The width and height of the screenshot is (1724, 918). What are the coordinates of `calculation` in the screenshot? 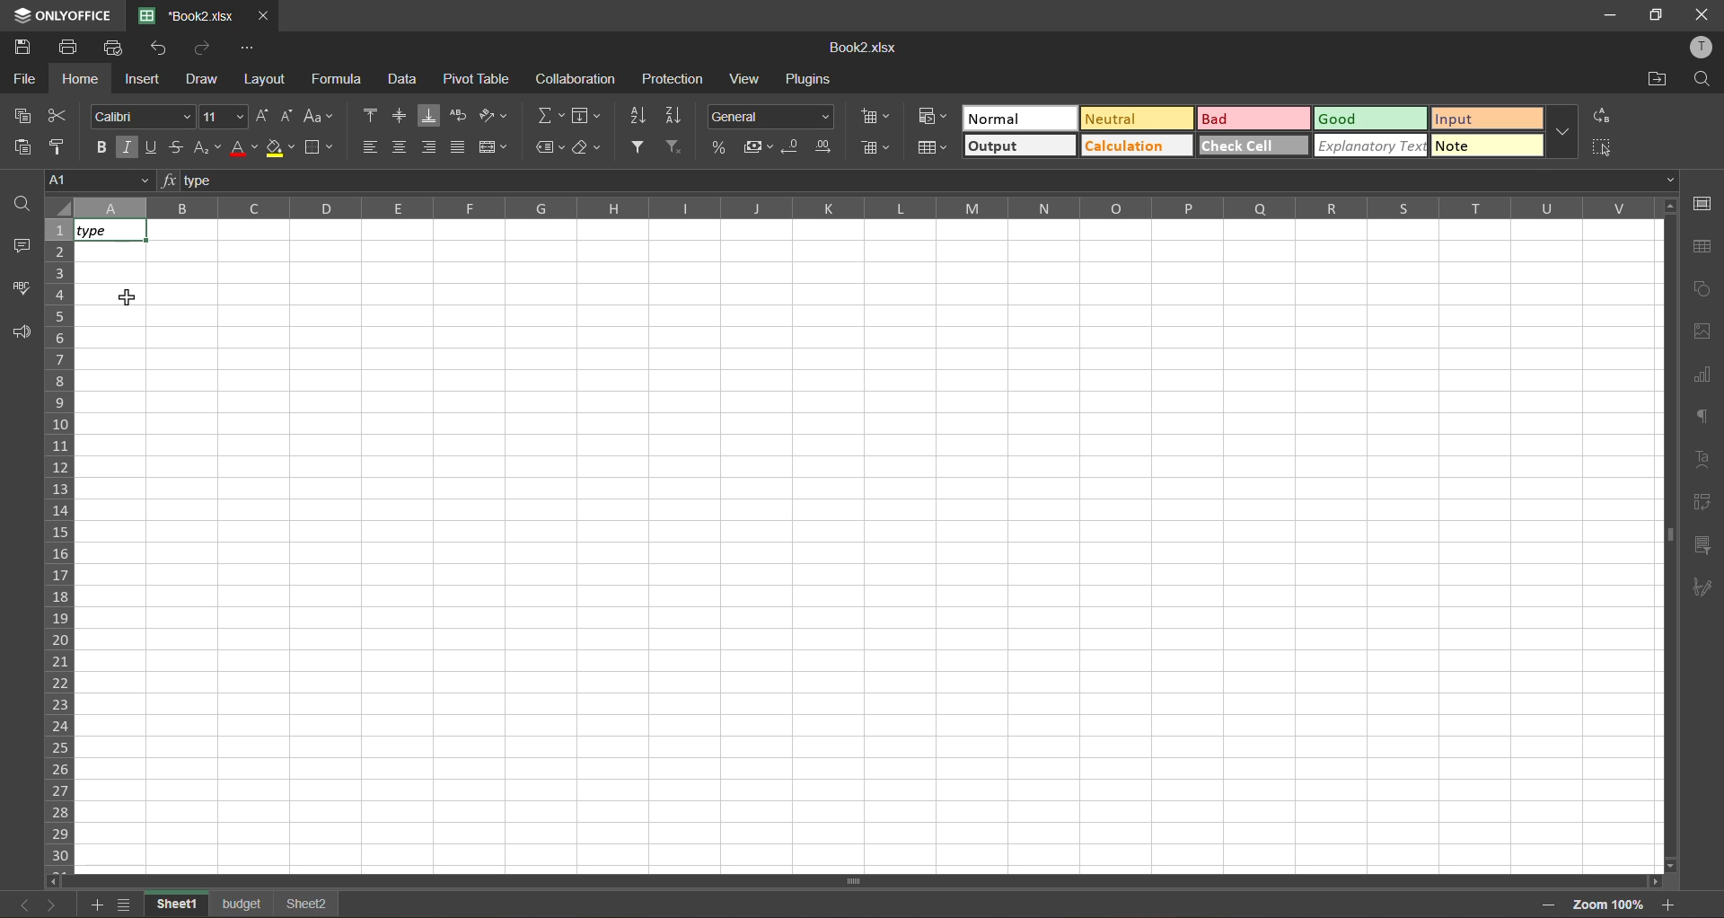 It's located at (1135, 145).